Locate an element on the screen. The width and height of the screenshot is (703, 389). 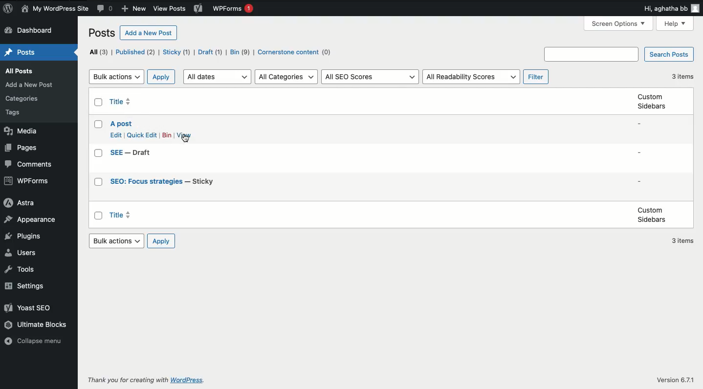
3 items is located at coordinates (684, 159).